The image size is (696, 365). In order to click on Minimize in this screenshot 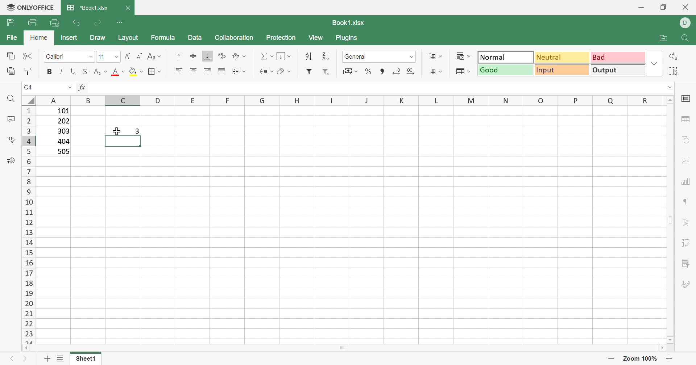, I will do `click(642, 6)`.